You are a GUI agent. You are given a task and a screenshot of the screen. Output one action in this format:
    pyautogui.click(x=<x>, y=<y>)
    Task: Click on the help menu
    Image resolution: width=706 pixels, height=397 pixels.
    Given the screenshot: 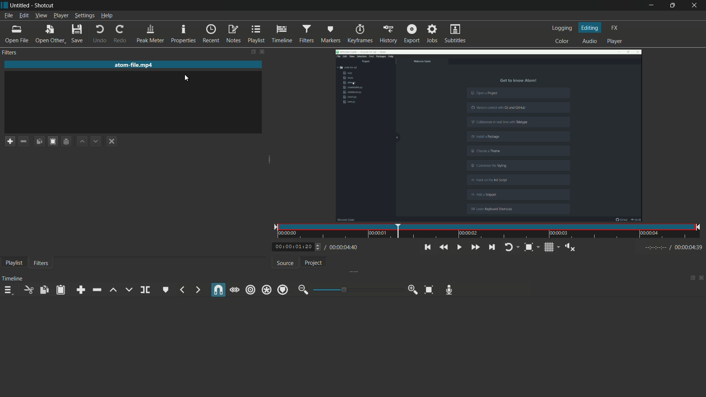 What is the action you would take?
    pyautogui.click(x=107, y=16)
    